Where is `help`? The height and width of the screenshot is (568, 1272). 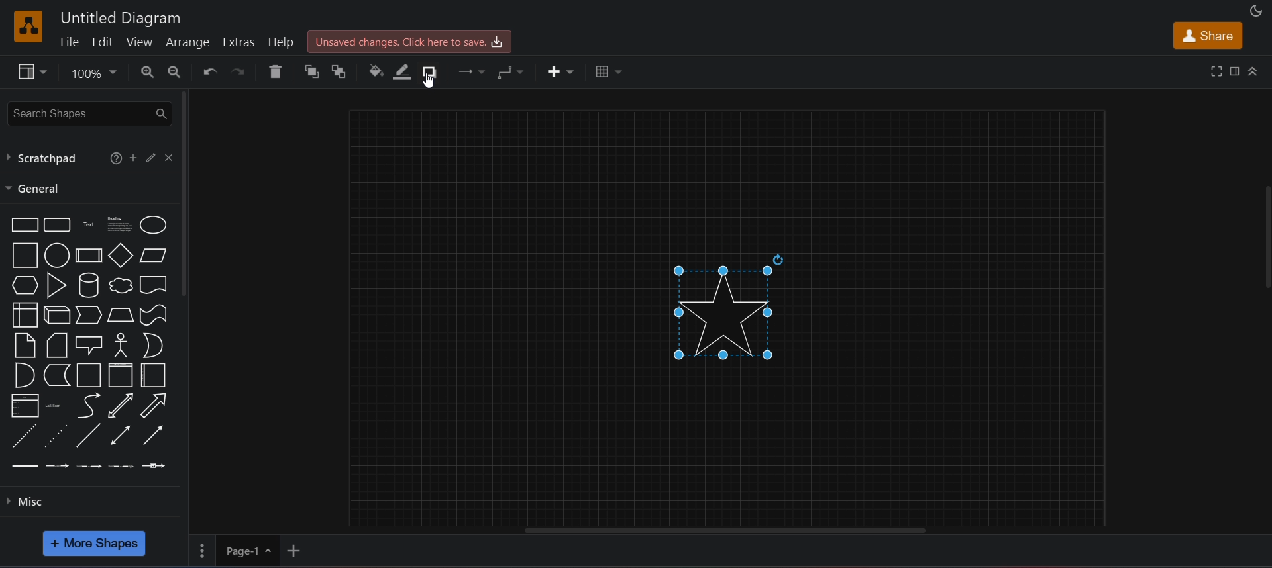 help is located at coordinates (114, 159).